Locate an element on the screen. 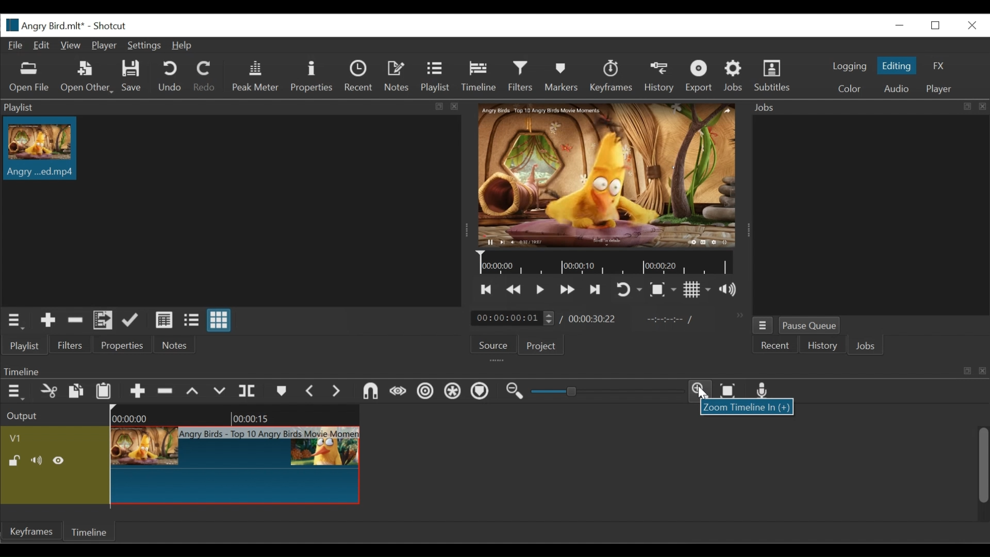  View is located at coordinates (70, 44).